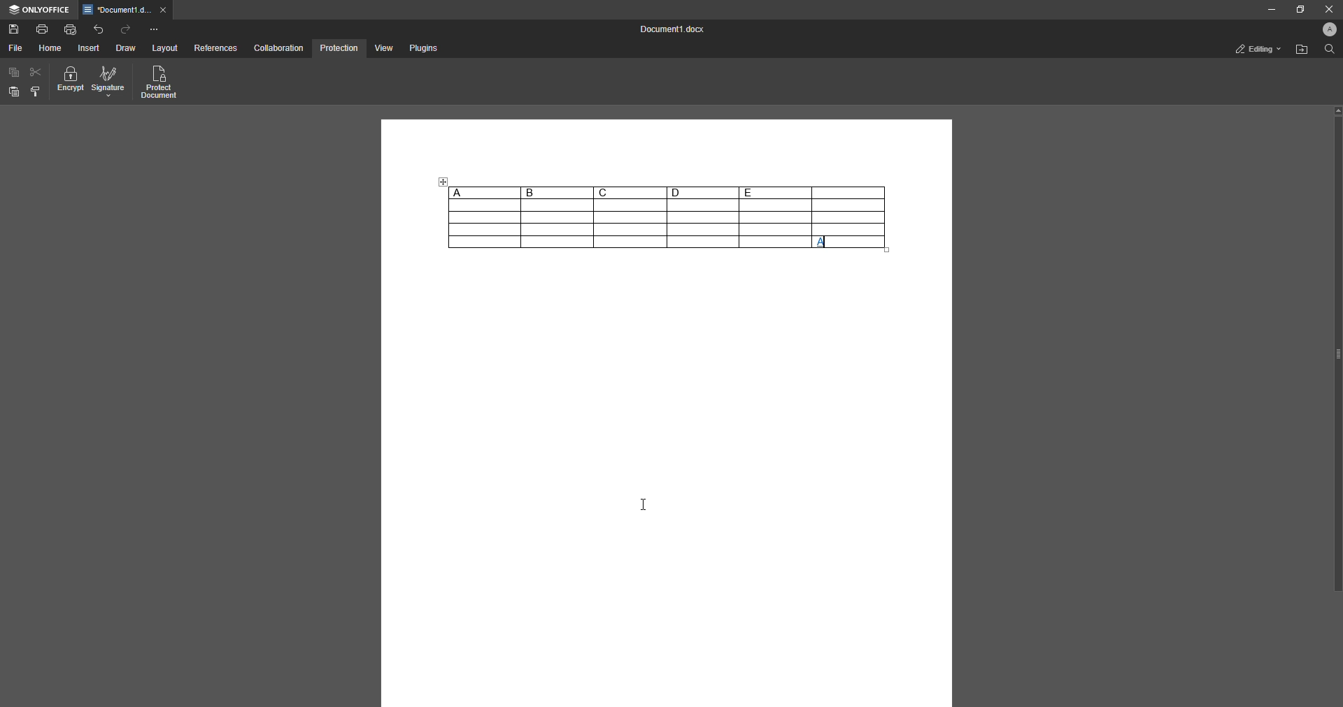 This screenshot has height=707, width=1343. I want to click on Document 1, so click(669, 31).